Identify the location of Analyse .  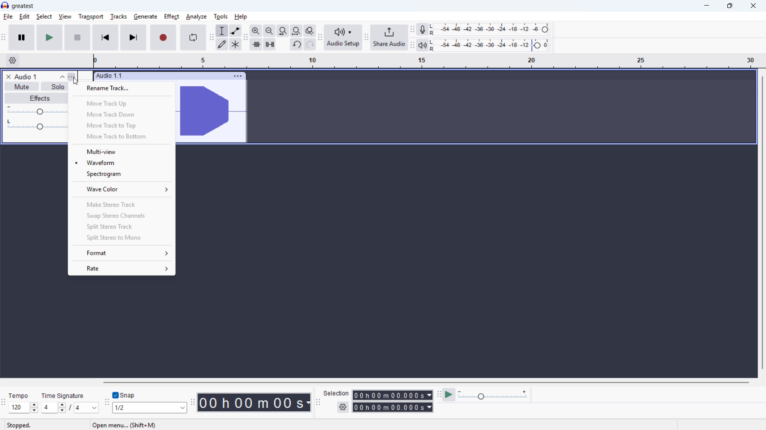
(196, 17).